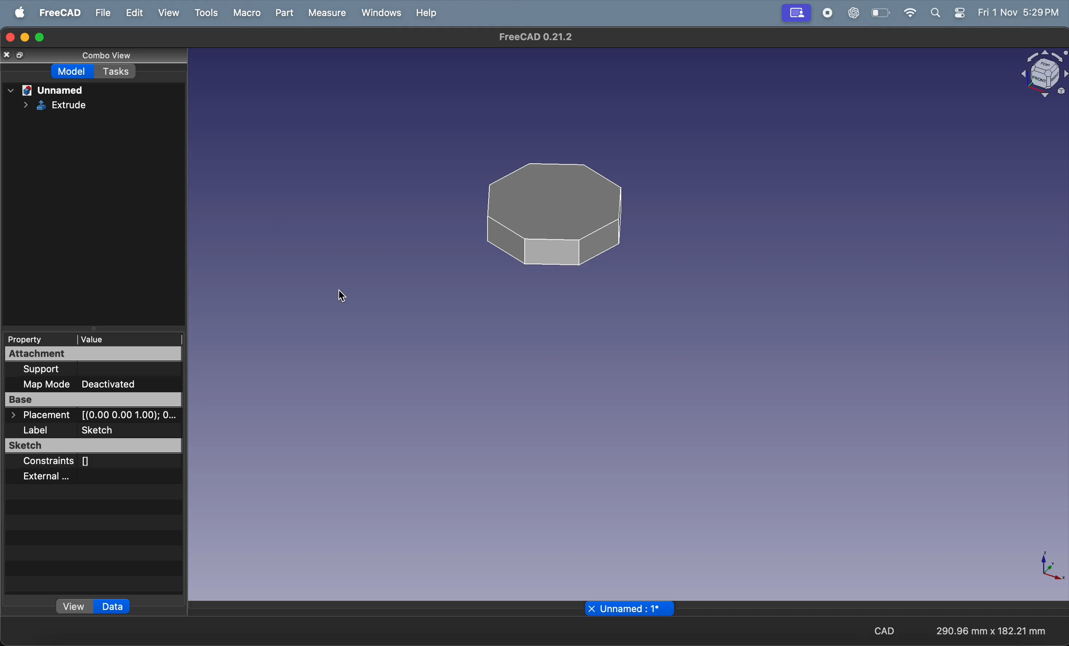 The width and height of the screenshot is (1069, 646). I want to click on cad, so click(883, 630).